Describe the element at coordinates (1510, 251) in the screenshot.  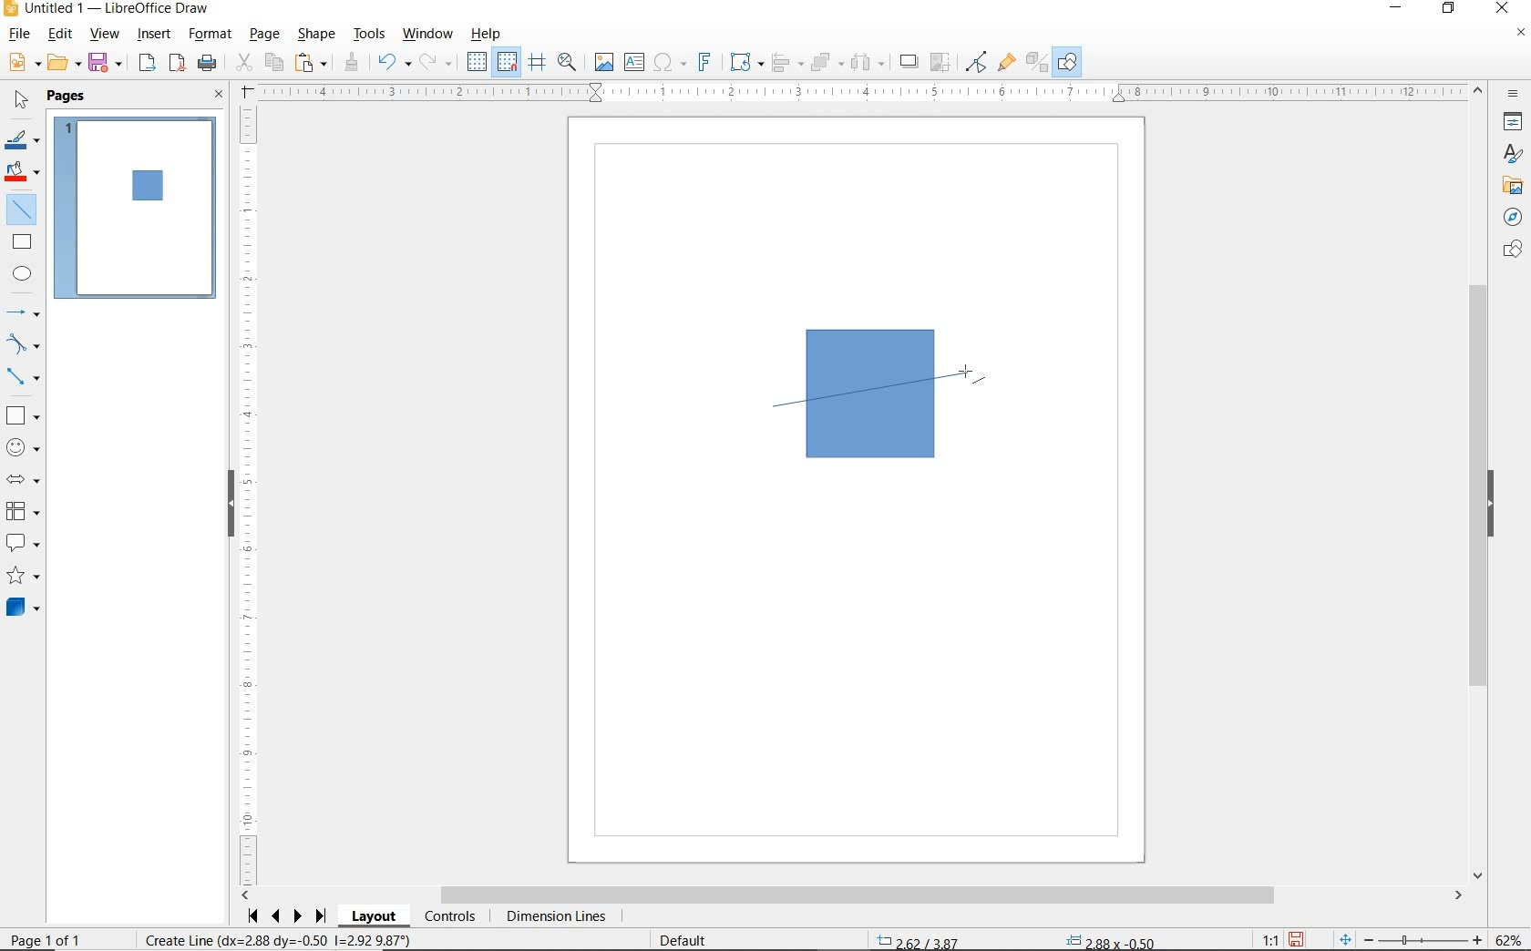
I see `SHAPES` at that location.